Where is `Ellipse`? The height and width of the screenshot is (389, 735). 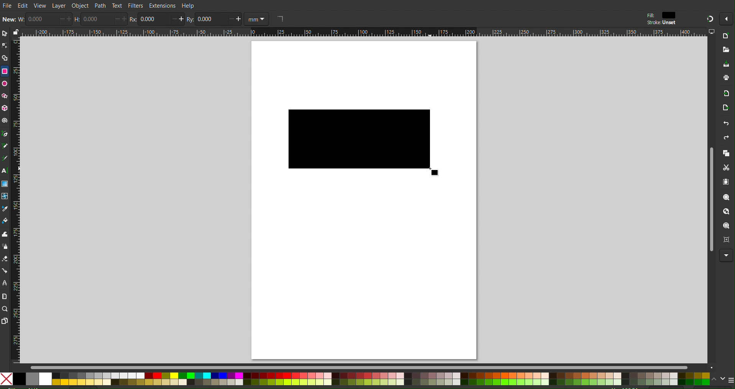
Ellipse is located at coordinates (5, 84).